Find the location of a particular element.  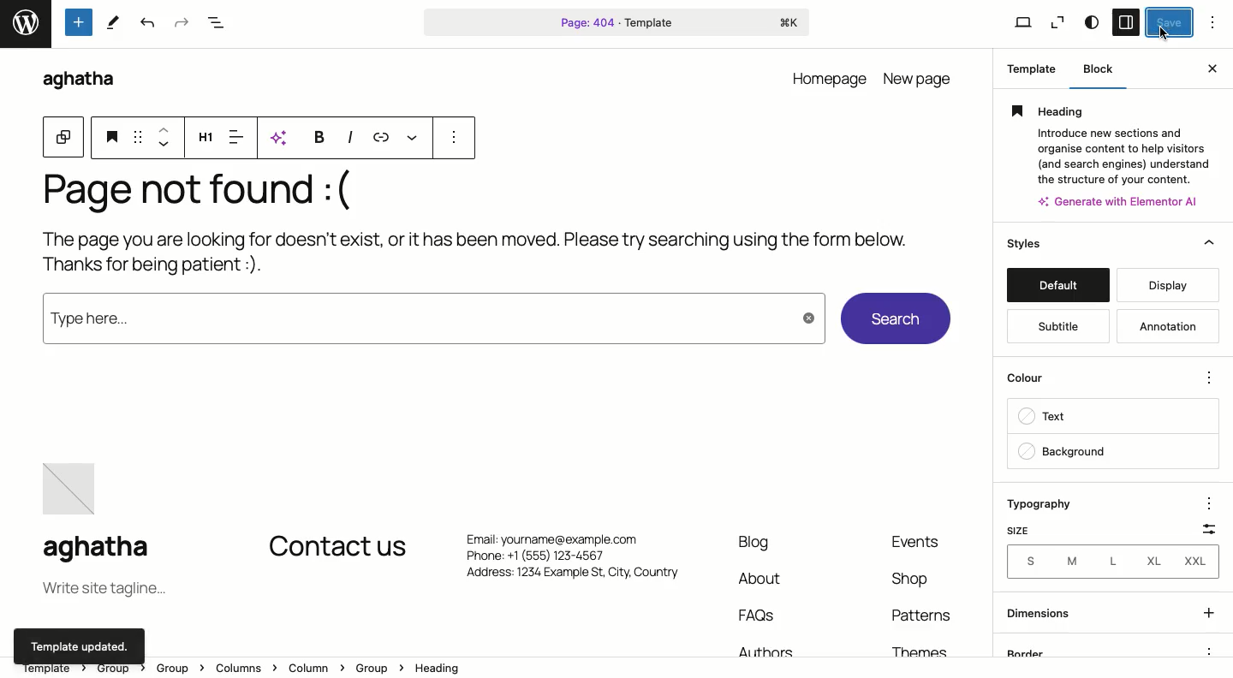

Block is located at coordinates (64, 135).